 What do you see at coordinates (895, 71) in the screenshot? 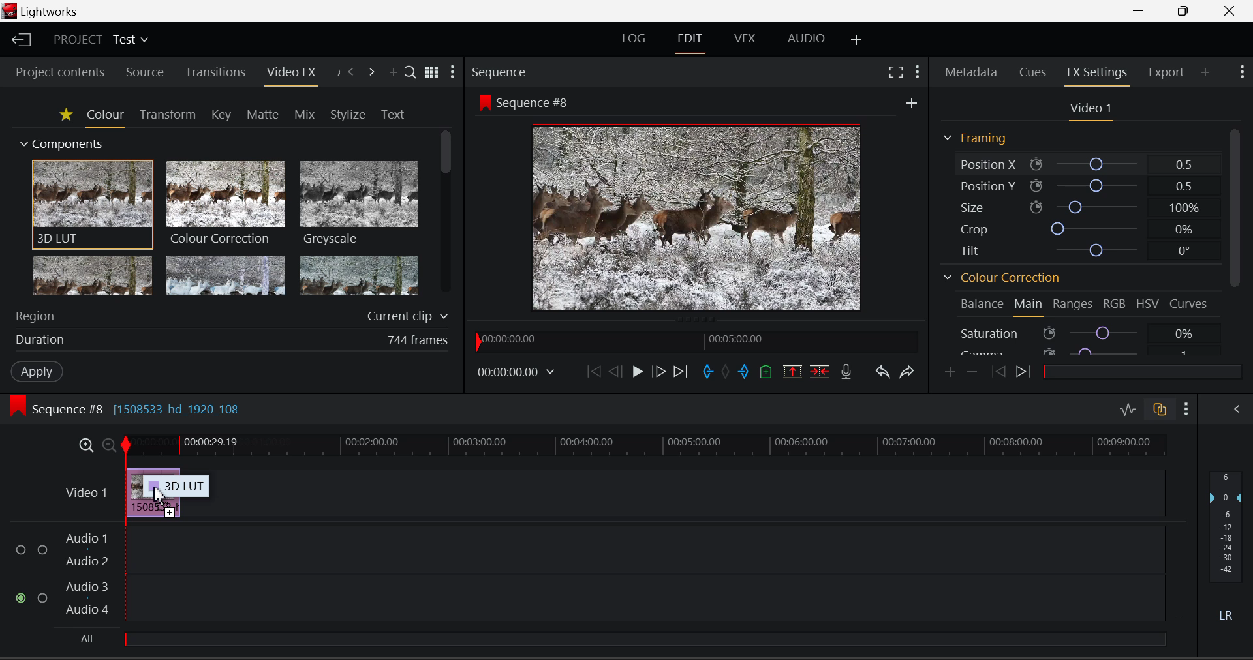
I see `Full Screen` at bounding box center [895, 71].